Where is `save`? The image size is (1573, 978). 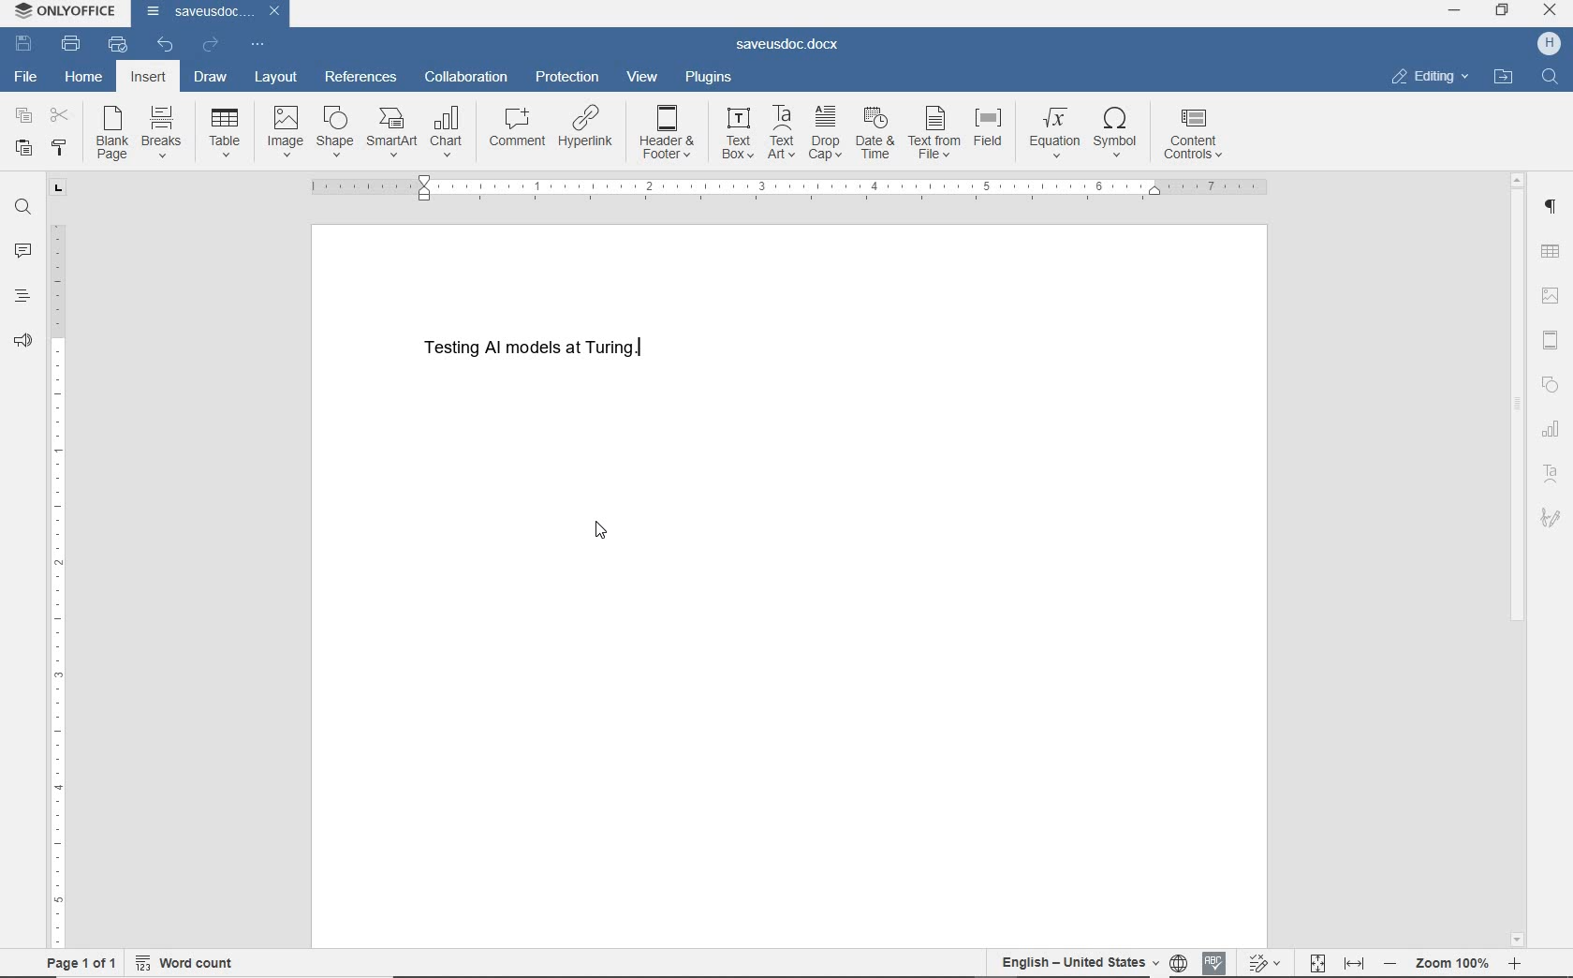 save is located at coordinates (22, 45).